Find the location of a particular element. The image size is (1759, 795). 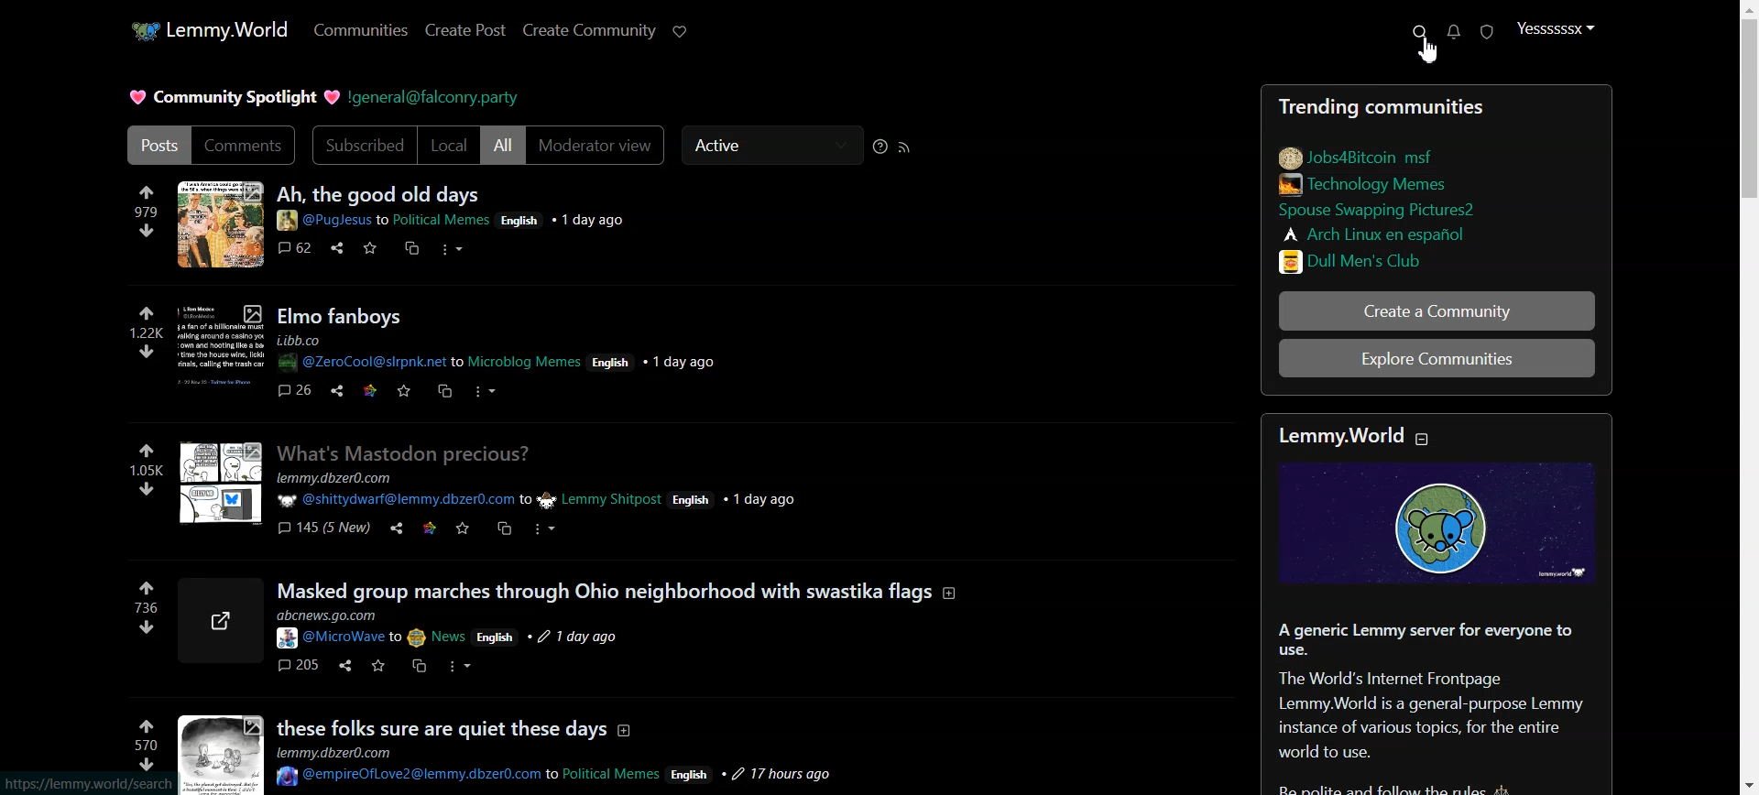

Post is located at coordinates (157, 145).